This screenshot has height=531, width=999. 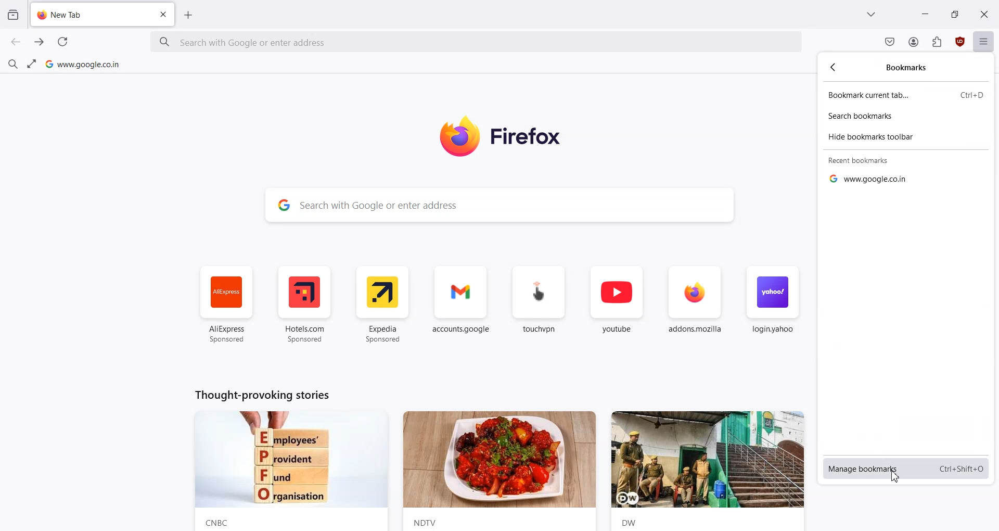 What do you see at coordinates (13, 16) in the screenshot?
I see `View Recent browsing` at bounding box center [13, 16].